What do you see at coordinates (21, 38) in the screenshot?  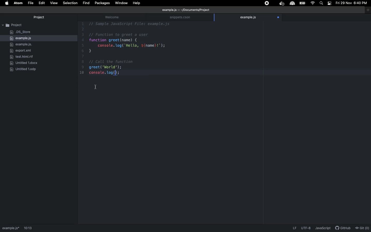 I see `example.js` at bounding box center [21, 38].